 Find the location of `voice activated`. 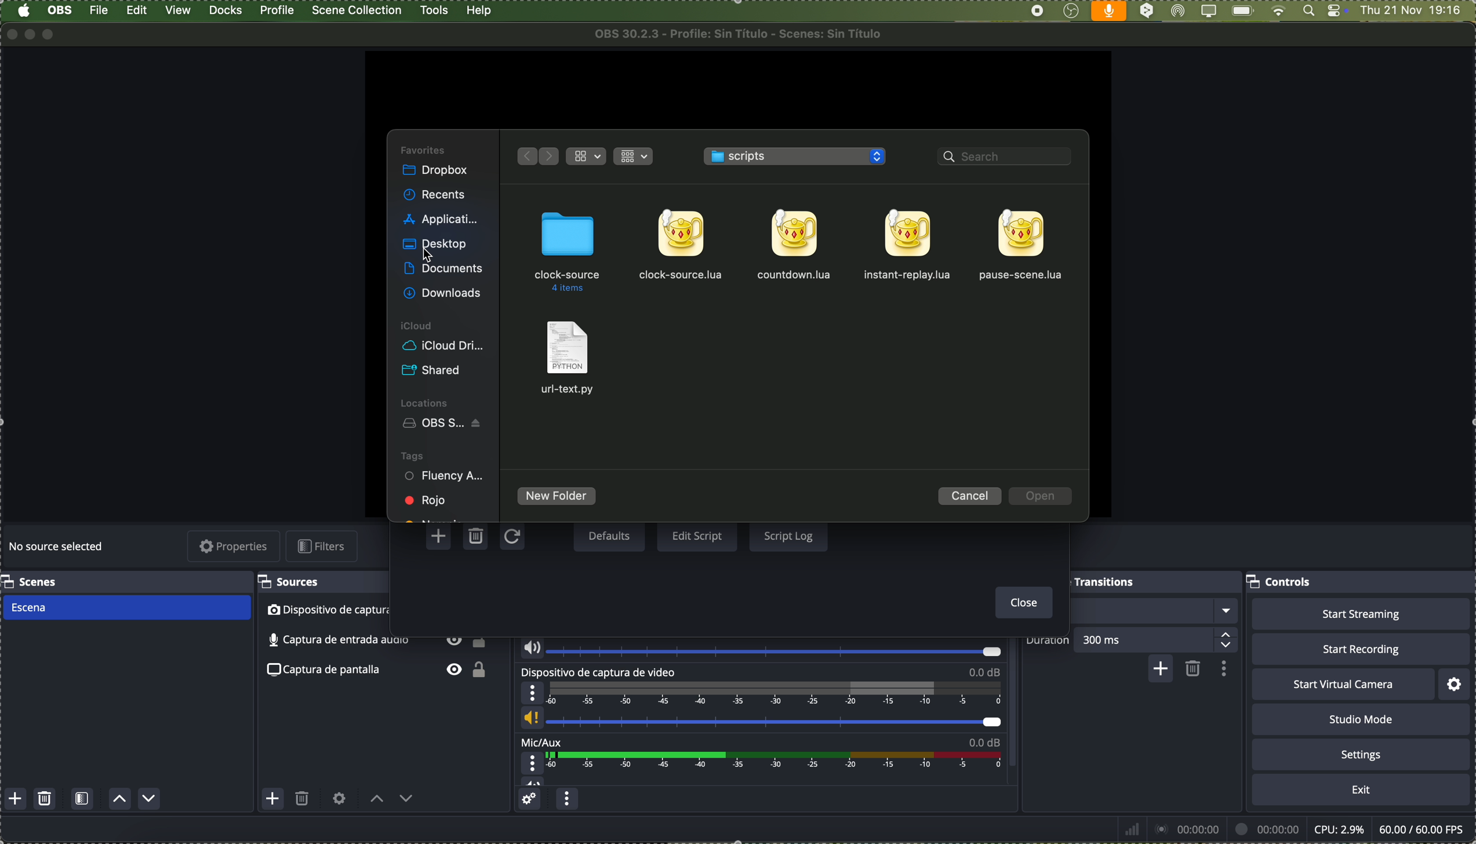

voice activated is located at coordinates (1109, 11).